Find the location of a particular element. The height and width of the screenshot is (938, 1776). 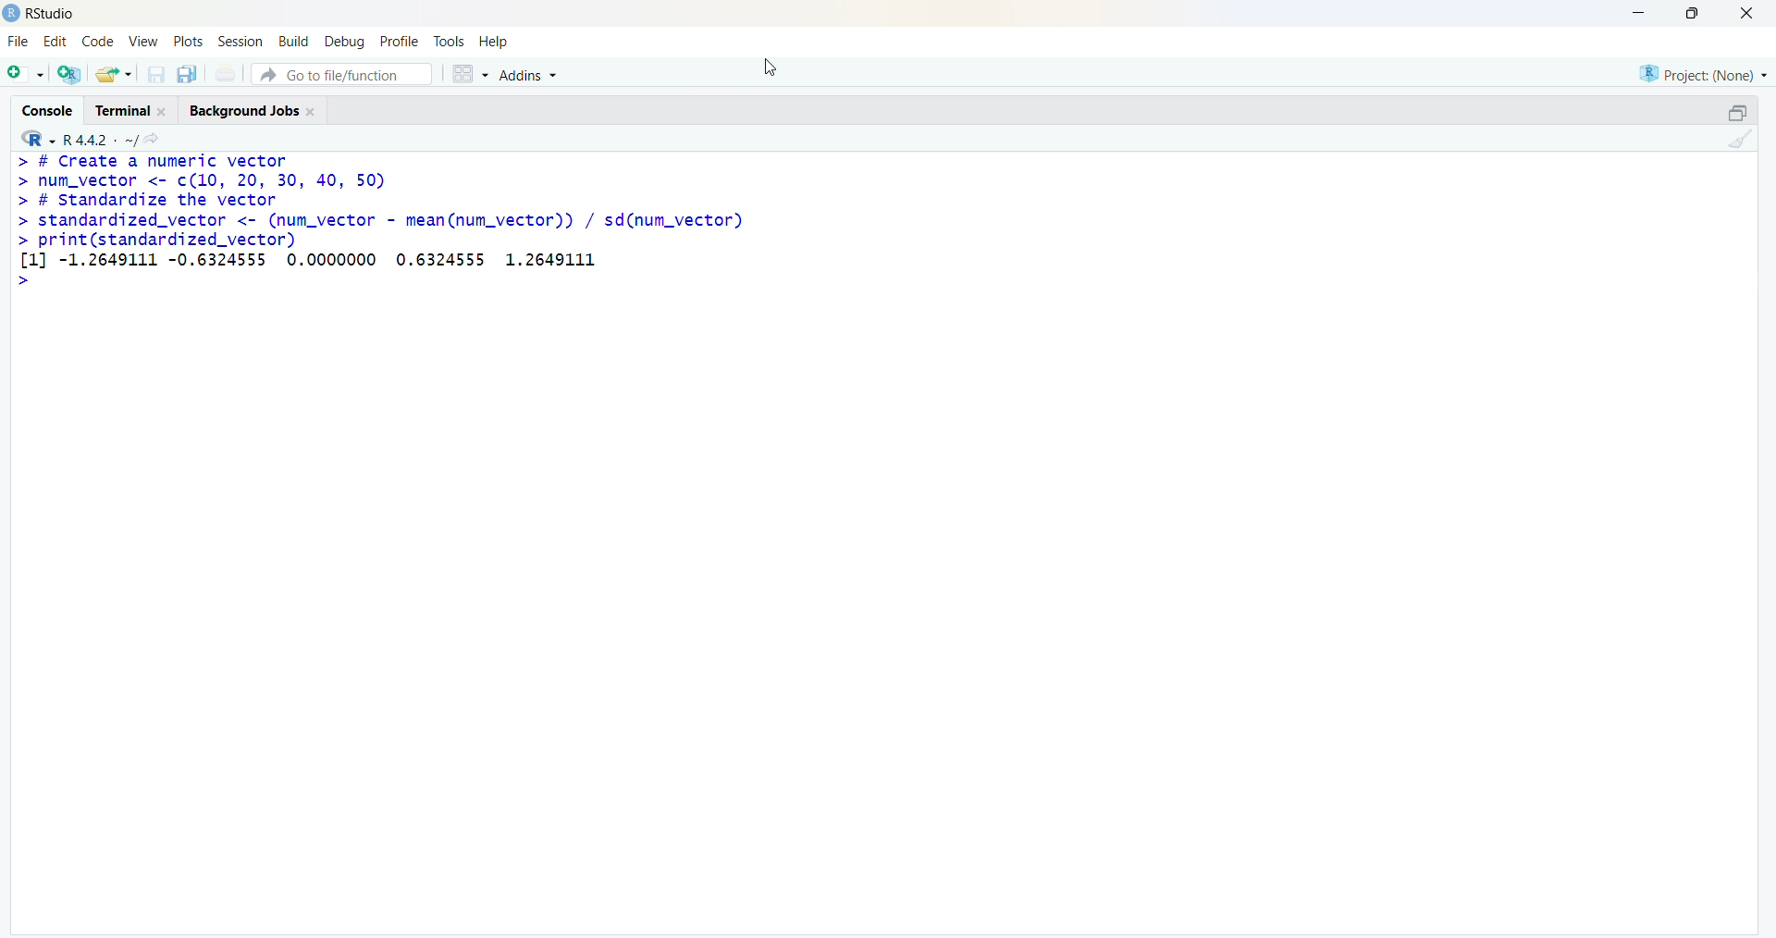

close is located at coordinates (164, 112).